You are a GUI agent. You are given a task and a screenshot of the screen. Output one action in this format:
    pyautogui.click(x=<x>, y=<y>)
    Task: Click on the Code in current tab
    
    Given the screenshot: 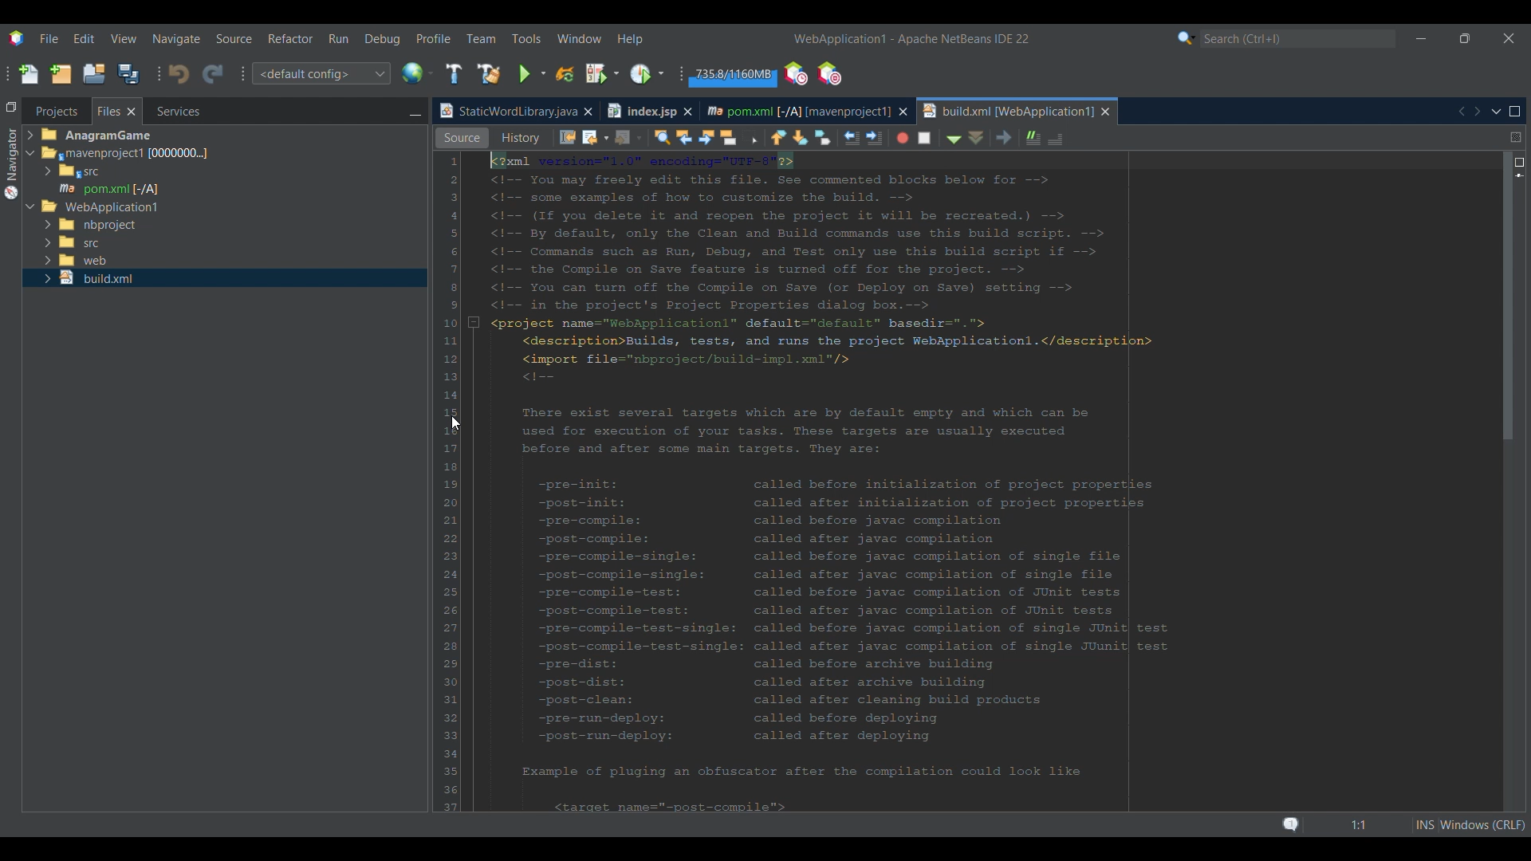 What is the action you would take?
    pyautogui.click(x=982, y=481)
    